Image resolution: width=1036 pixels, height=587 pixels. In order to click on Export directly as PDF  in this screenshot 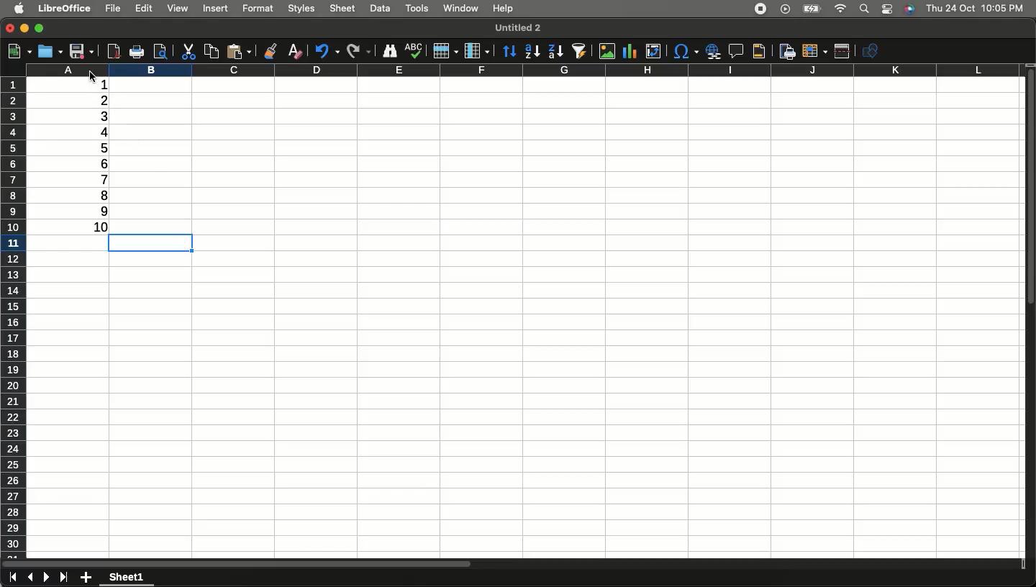, I will do `click(112, 50)`.